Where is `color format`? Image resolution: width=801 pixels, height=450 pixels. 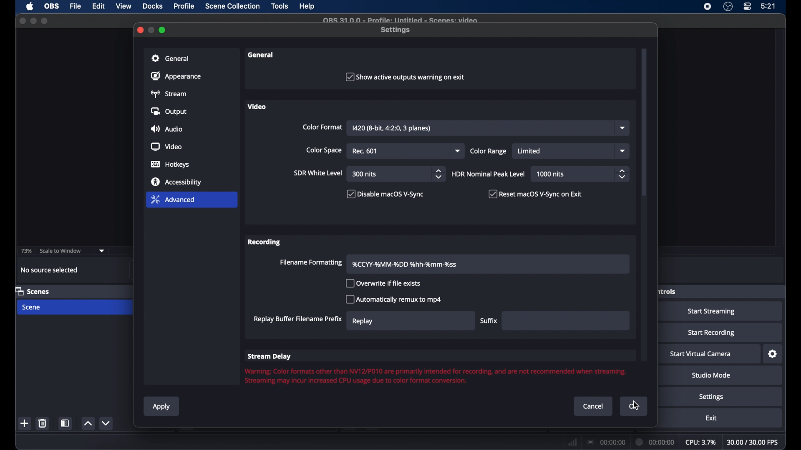 color format is located at coordinates (322, 127).